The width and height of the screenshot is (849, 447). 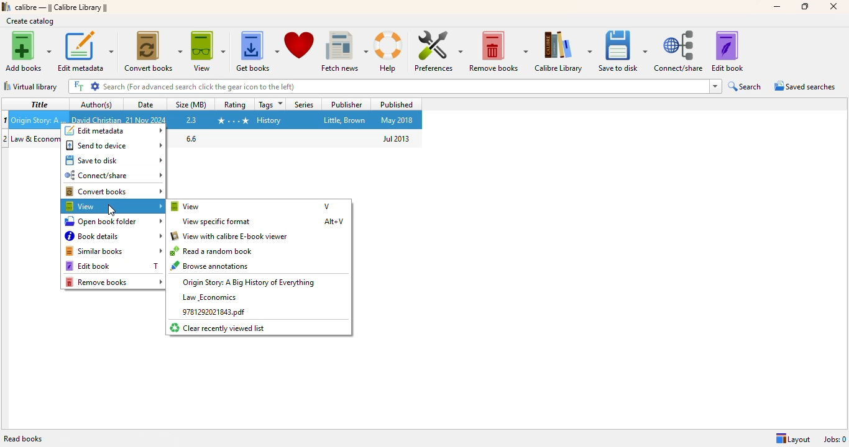 What do you see at coordinates (727, 52) in the screenshot?
I see `edit book` at bounding box center [727, 52].